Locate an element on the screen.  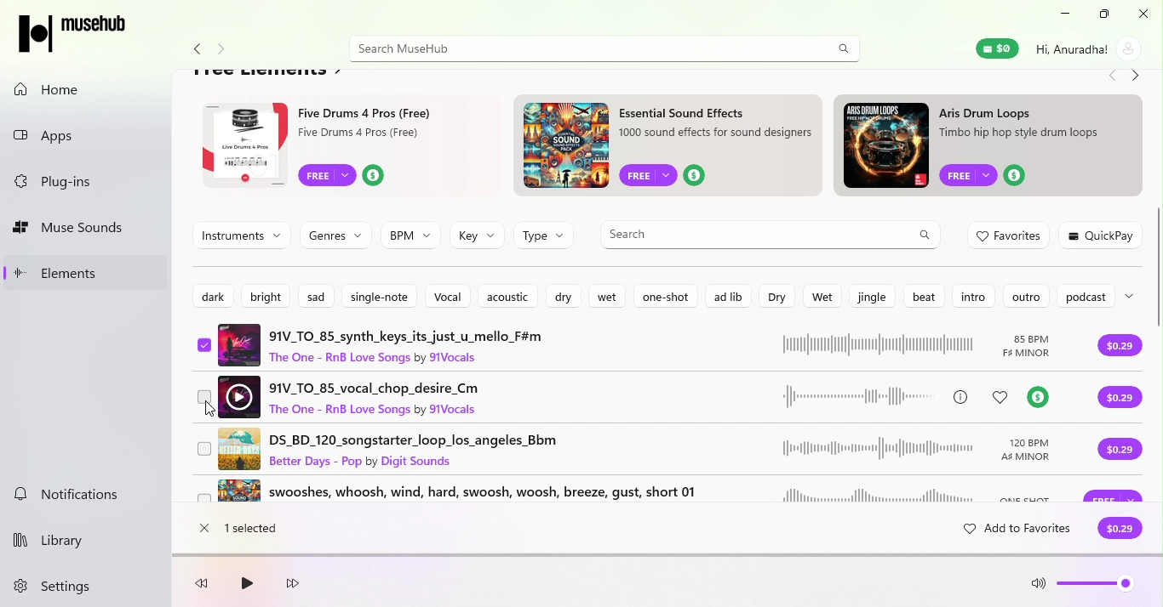
Type is located at coordinates (545, 240).